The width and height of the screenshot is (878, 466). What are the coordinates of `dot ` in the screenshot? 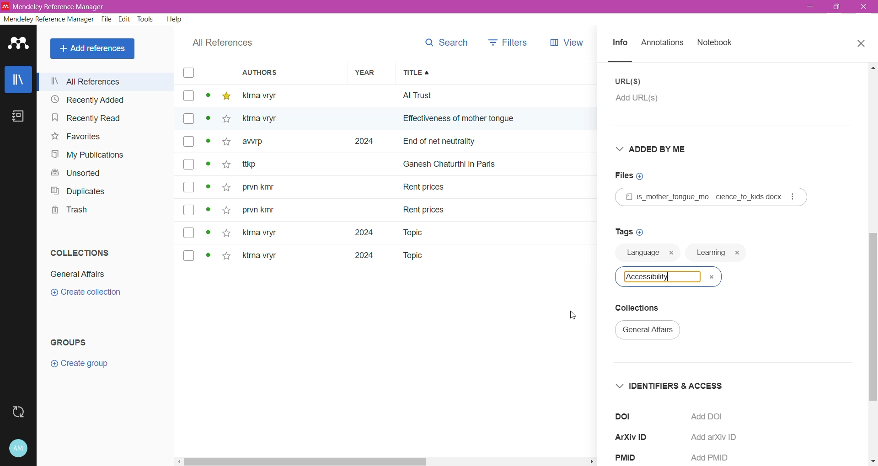 It's located at (208, 212).